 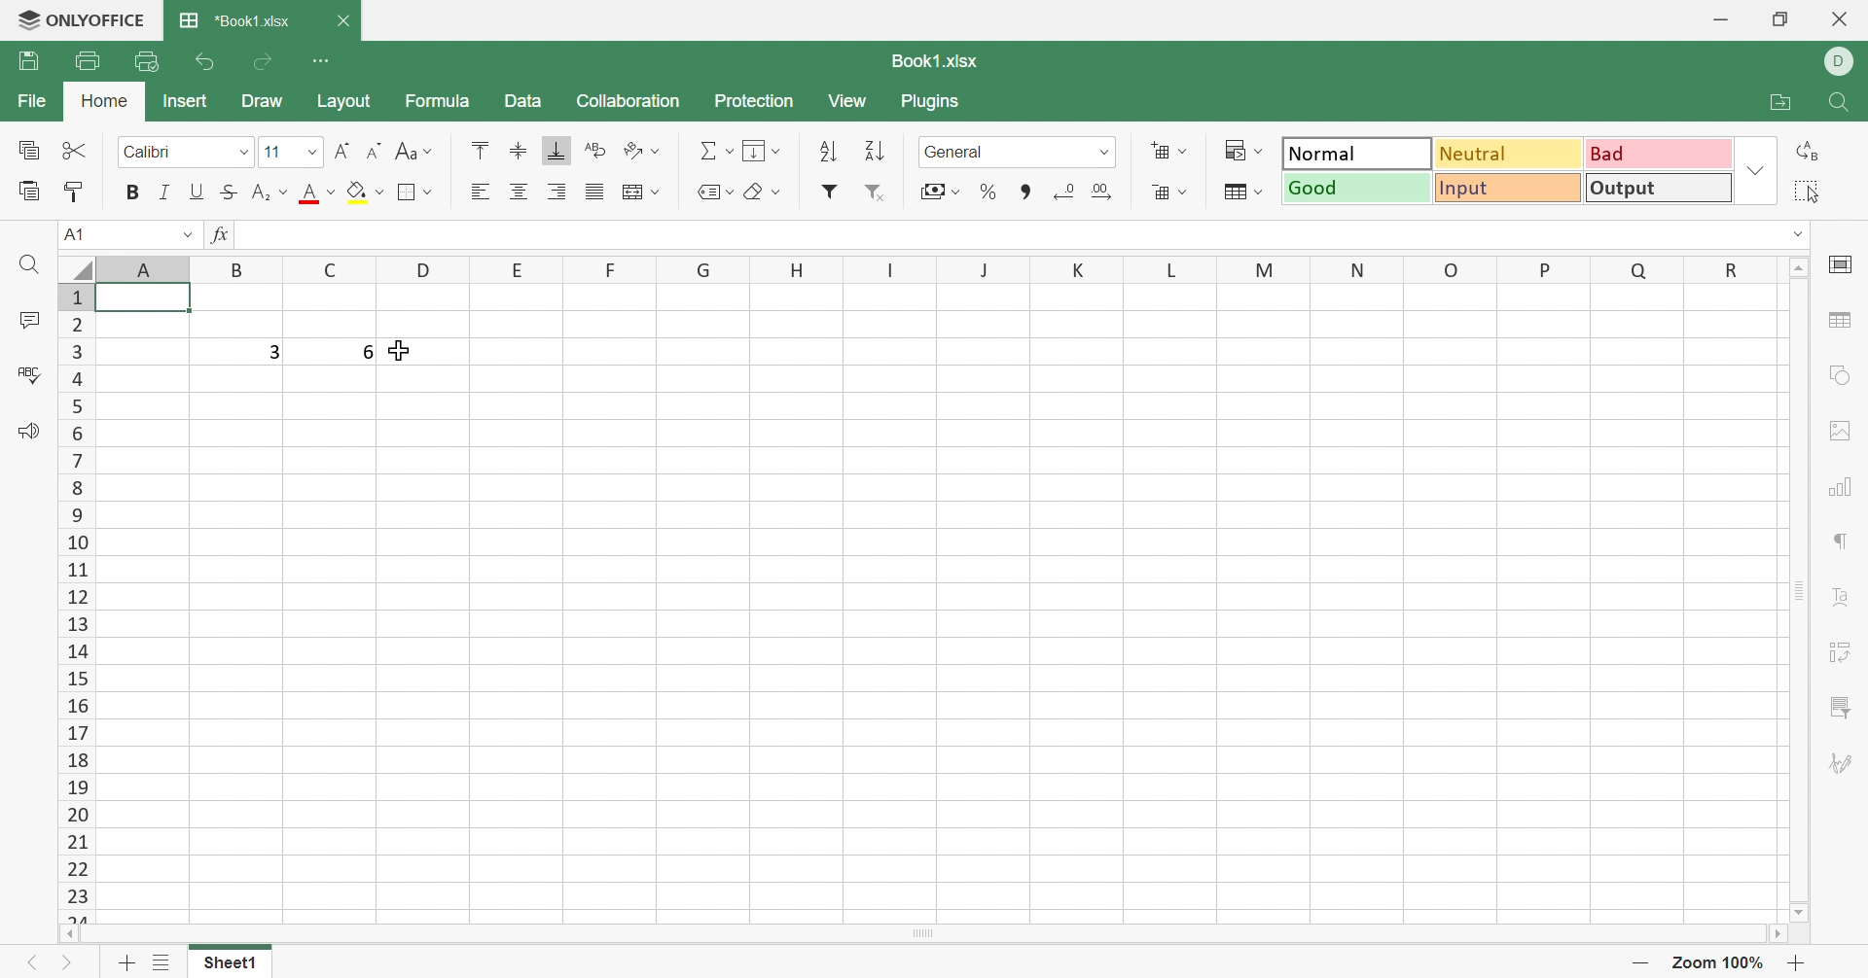 I want to click on Sort ascending, so click(x=830, y=154).